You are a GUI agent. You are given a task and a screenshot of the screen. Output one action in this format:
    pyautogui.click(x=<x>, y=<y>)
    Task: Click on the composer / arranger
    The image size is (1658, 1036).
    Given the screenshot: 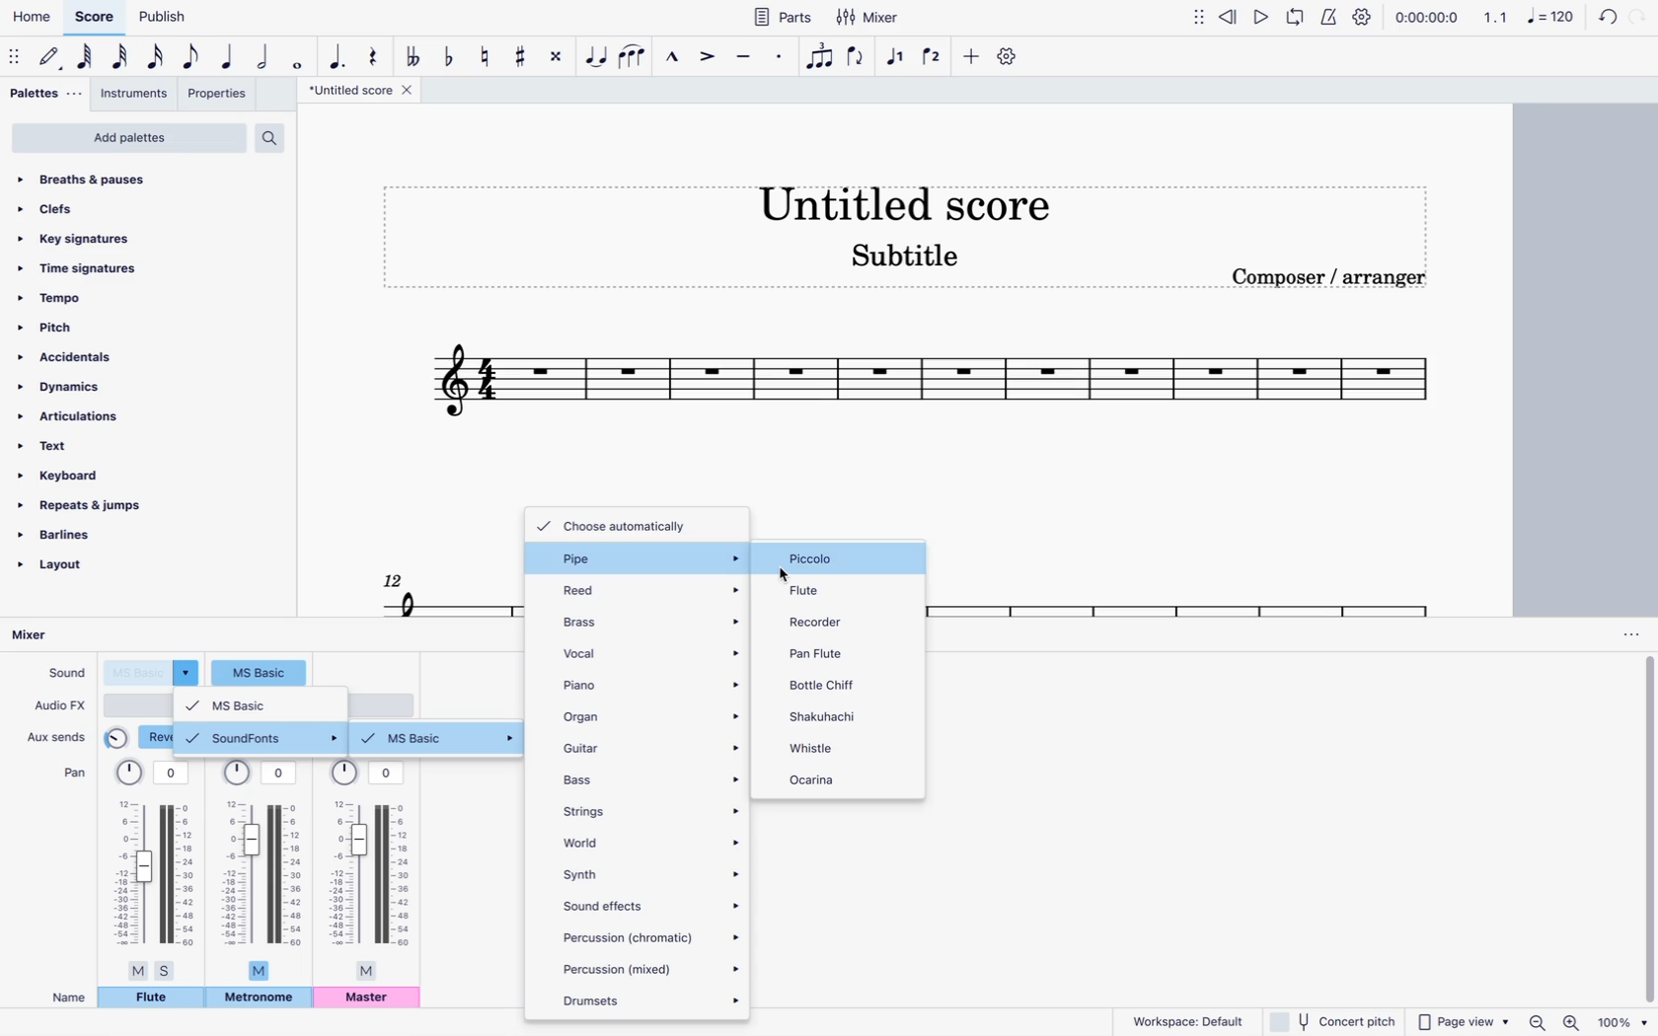 What is the action you would take?
    pyautogui.click(x=1331, y=276)
    